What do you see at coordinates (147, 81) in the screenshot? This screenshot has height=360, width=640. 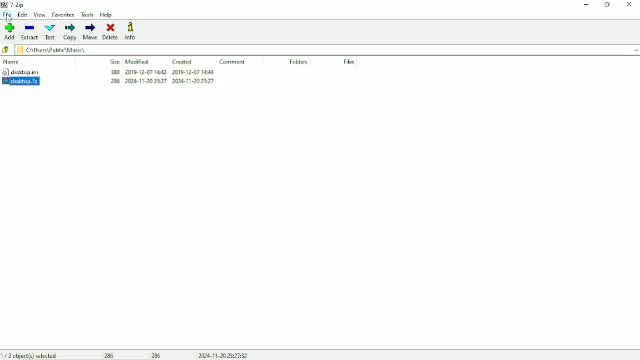 I see `modified date & time` at bounding box center [147, 81].